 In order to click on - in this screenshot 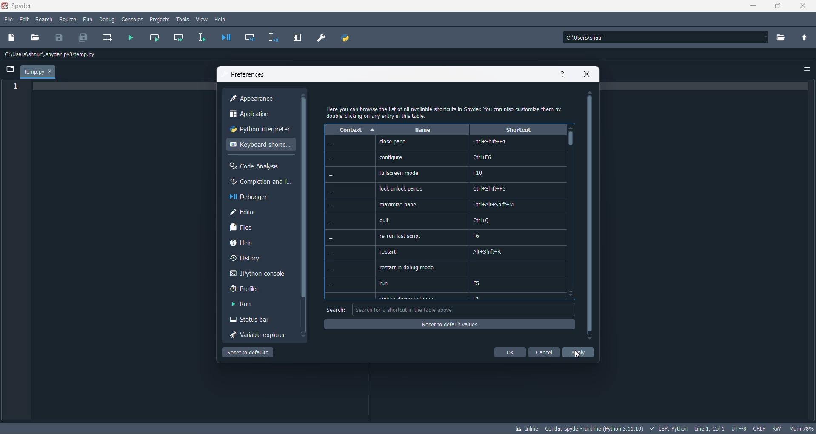, I will do `click(331, 221)`.